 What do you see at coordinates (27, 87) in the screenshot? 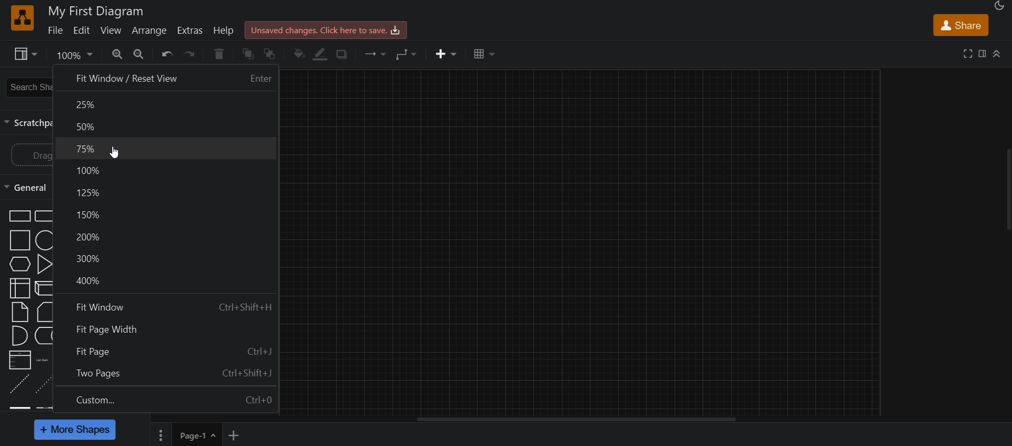
I see `search shapes` at bounding box center [27, 87].